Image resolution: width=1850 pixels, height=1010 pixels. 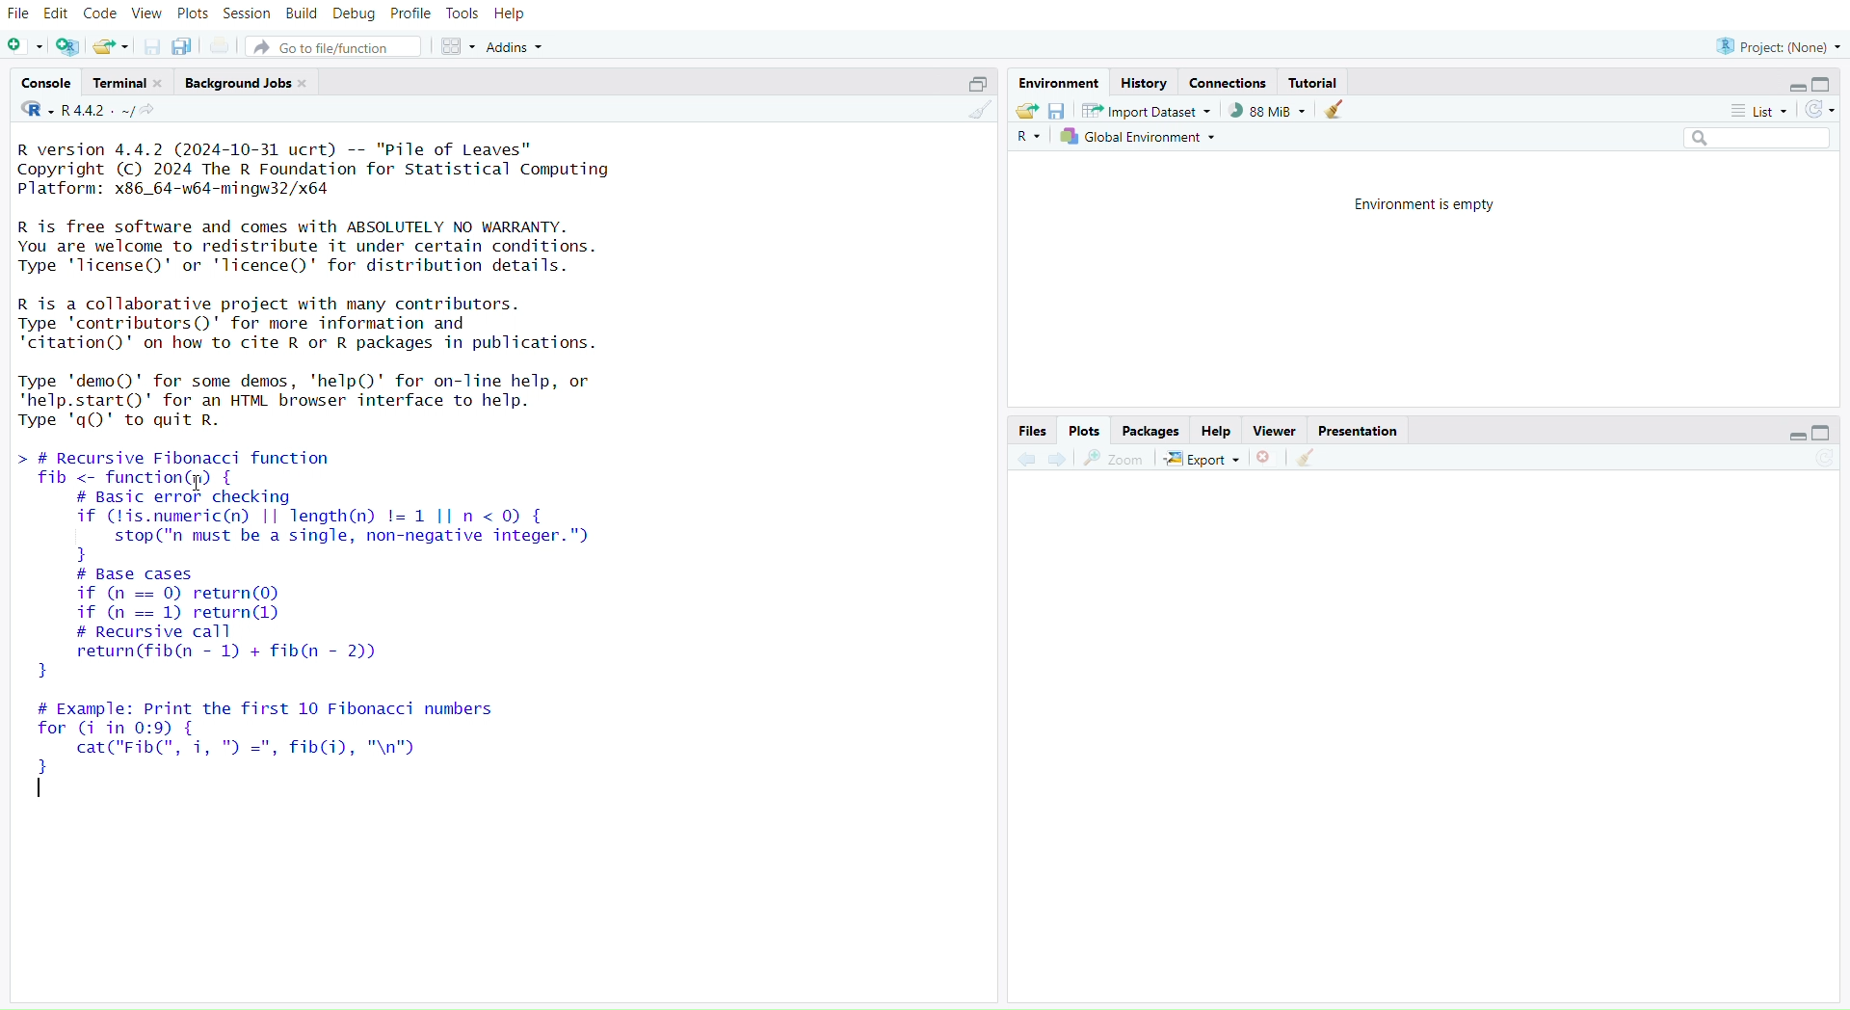 What do you see at coordinates (973, 85) in the screenshot?
I see `collapse` at bounding box center [973, 85].